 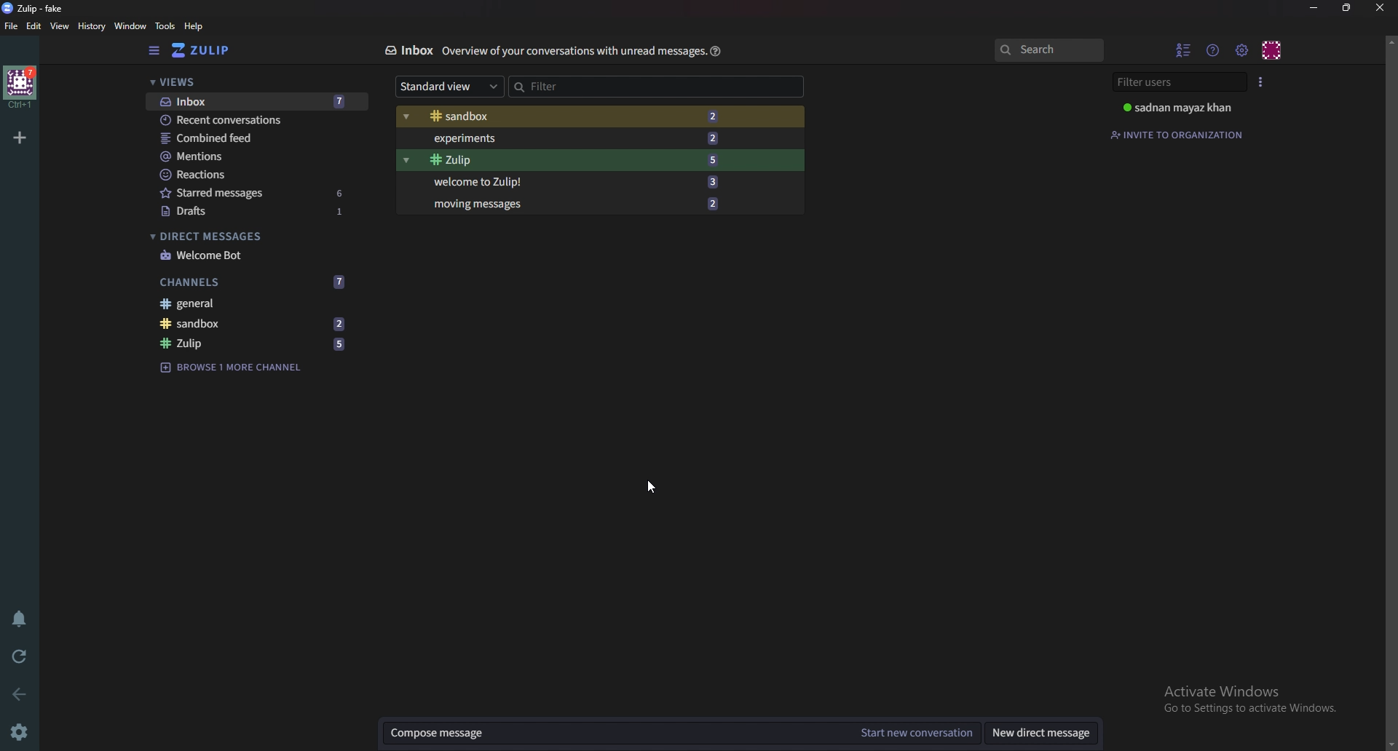 I want to click on Cursor, so click(x=653, y=487).